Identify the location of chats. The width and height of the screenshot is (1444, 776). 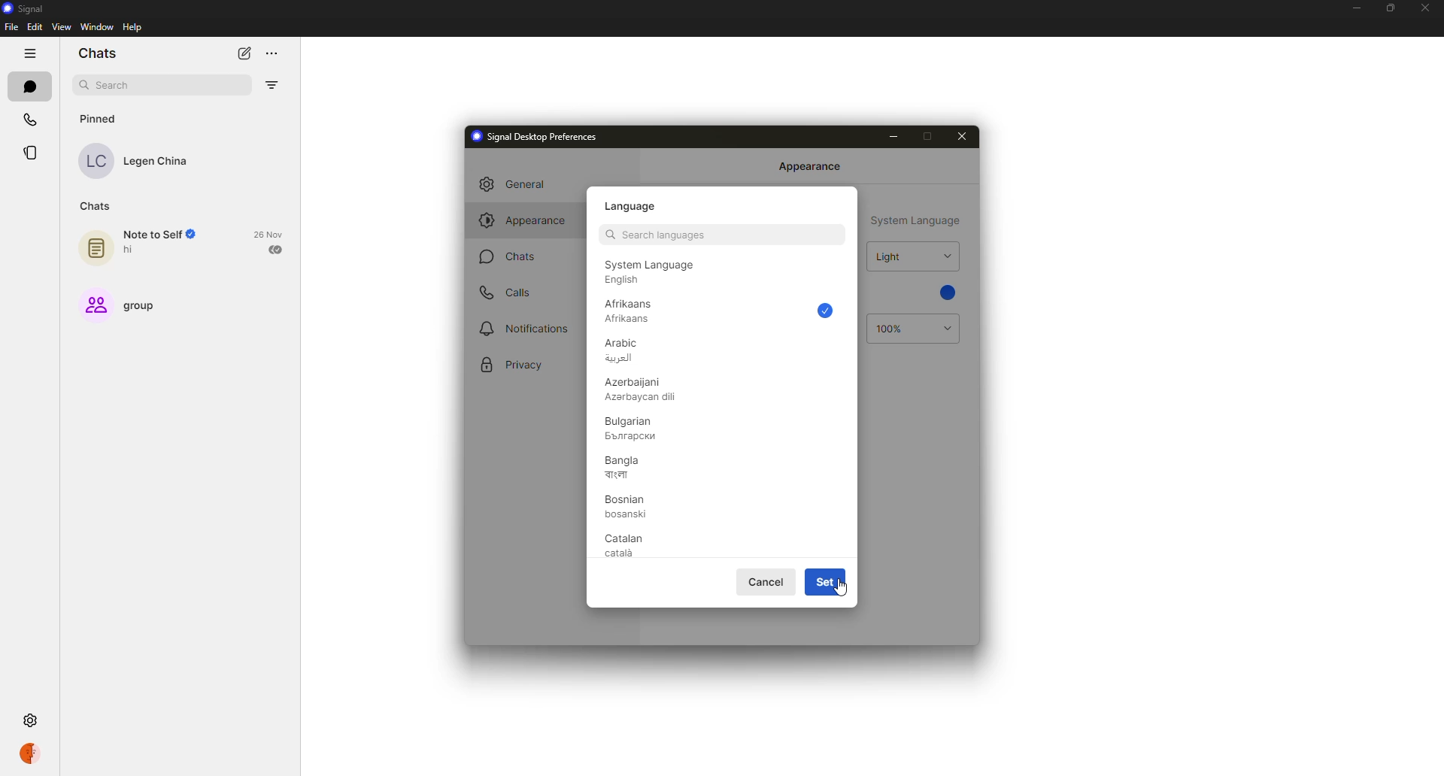
(510, 256).